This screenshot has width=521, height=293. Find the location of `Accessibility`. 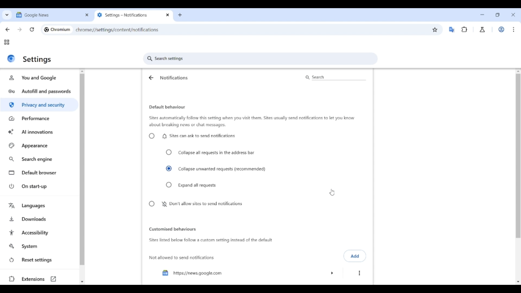

Accessibility is located at coordinates (40, 233).